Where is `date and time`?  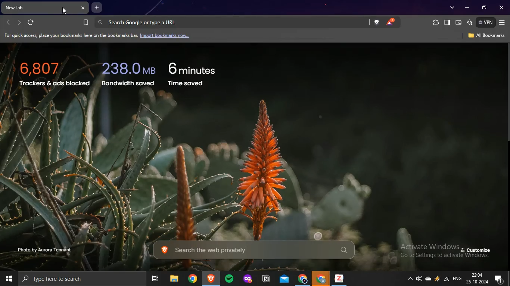 date and time is located at coordinates (479, 277).